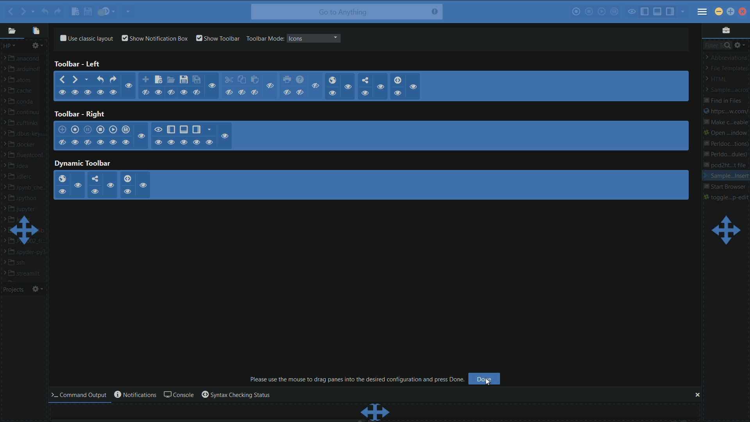 The image size is (750, 422). I want to click on show/hide, so click(75, 93).